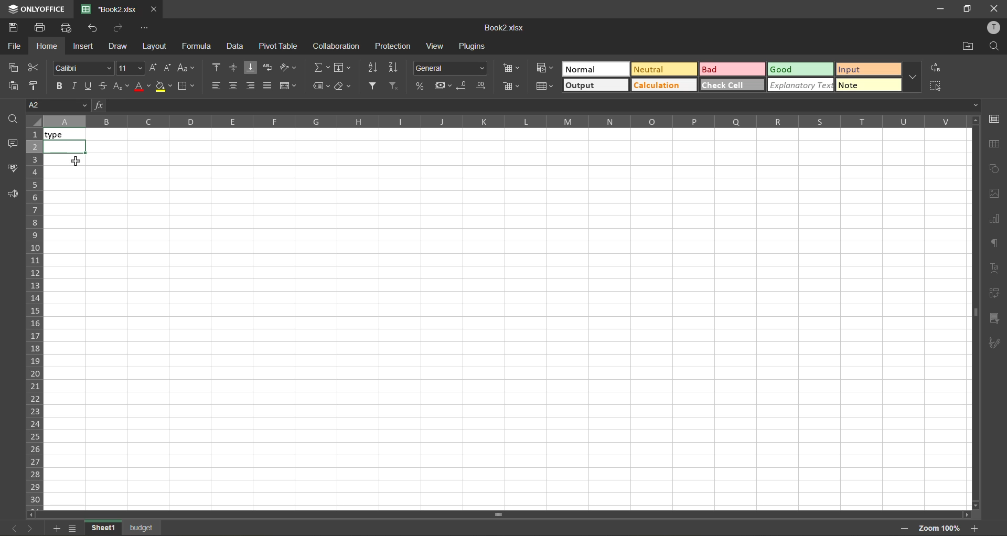 The height and width of the screenshot is (536, 1007). I want to click on spellcheck, so click(13, 170).